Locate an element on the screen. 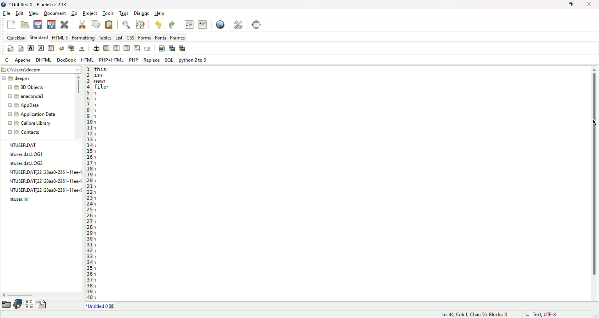 The width and height of the screenshot is (599, 318). Formatting is located at coordinates (83, 37).